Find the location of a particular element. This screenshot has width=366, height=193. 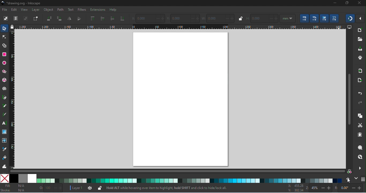

color managed mode is located at coordinates (349, 171).